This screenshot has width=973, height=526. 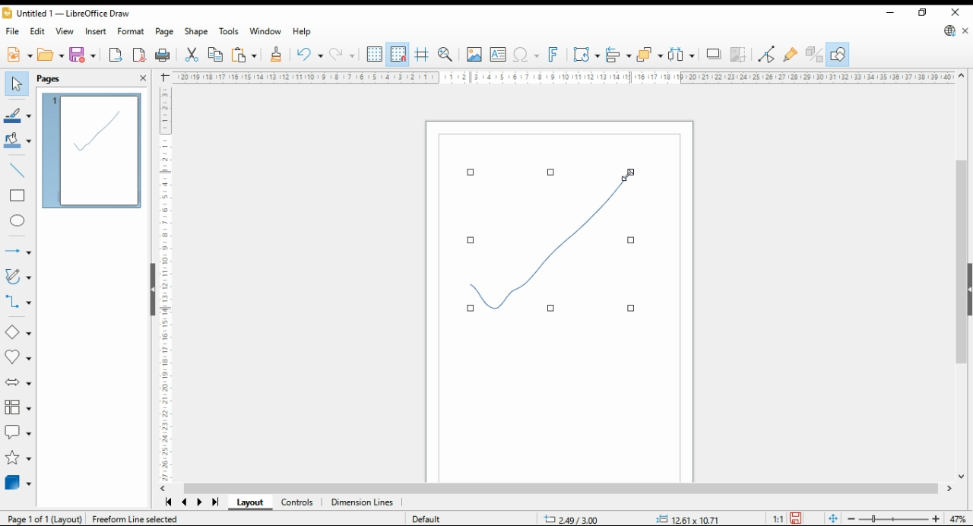 I want to click on fill color, so click(x=18, y=141).